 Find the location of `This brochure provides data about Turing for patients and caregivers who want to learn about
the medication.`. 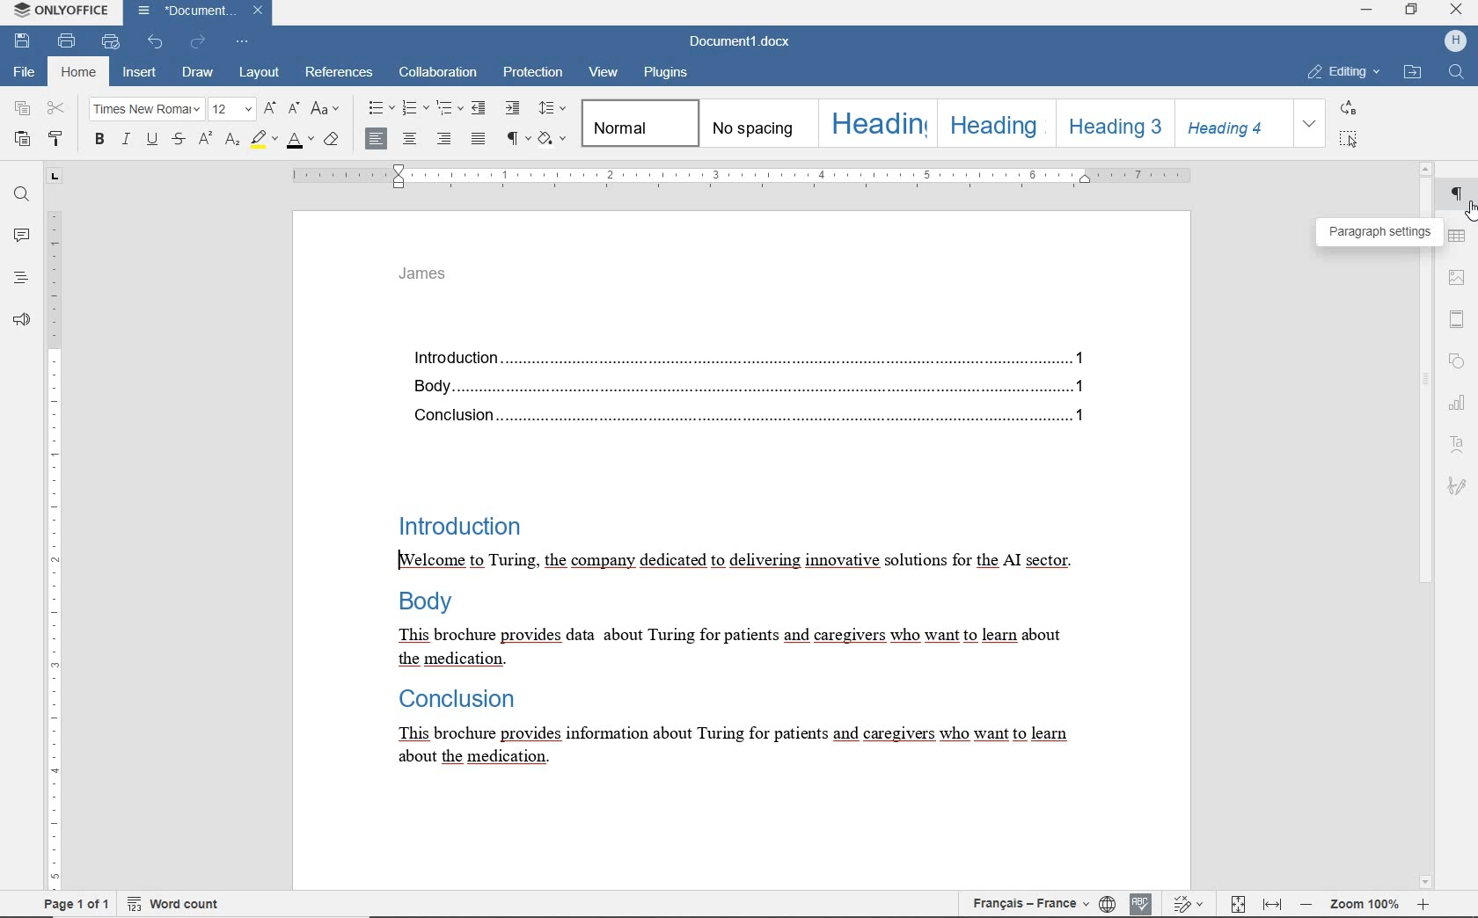

This brochure provides data about Turing for patients and caregivers who want to learn about
the medication. is located at coordinates (725, 646).